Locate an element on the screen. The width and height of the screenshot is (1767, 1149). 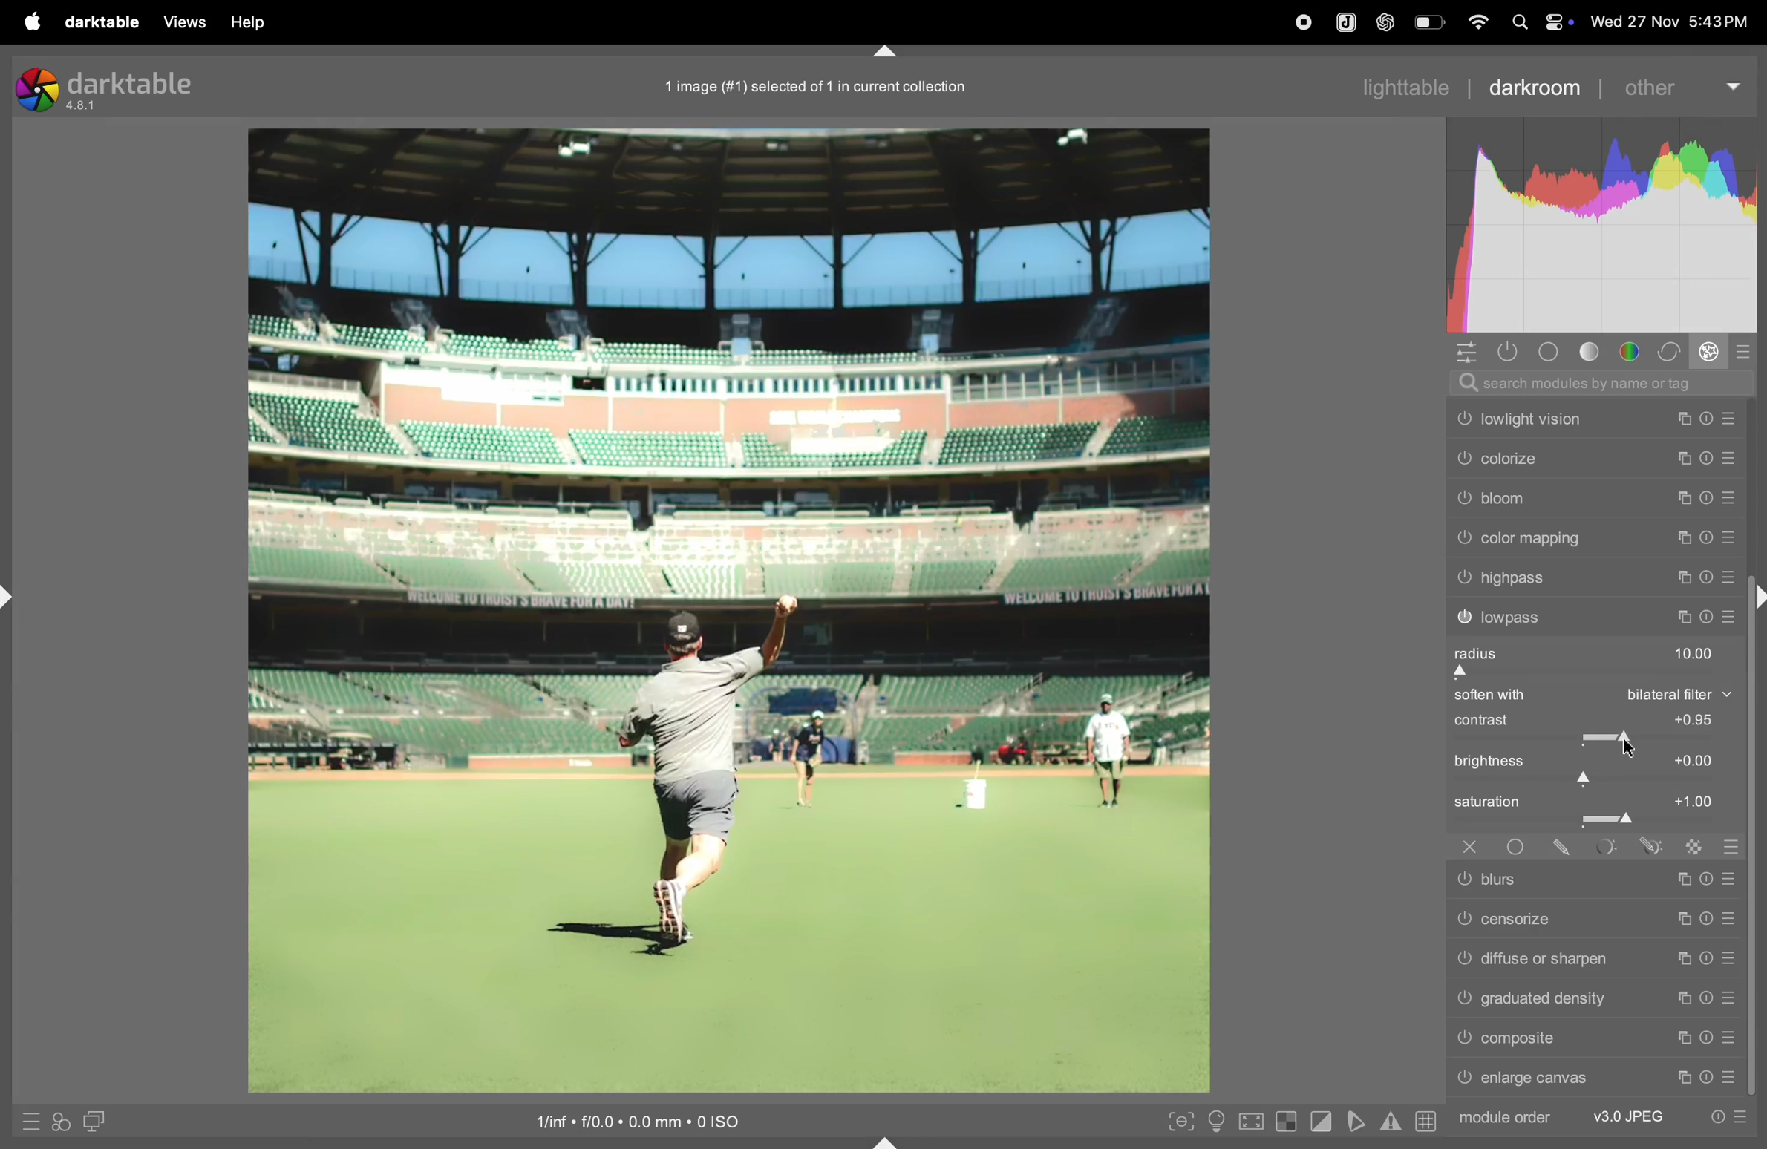
indicators is located at coordinates (1388, 1119).